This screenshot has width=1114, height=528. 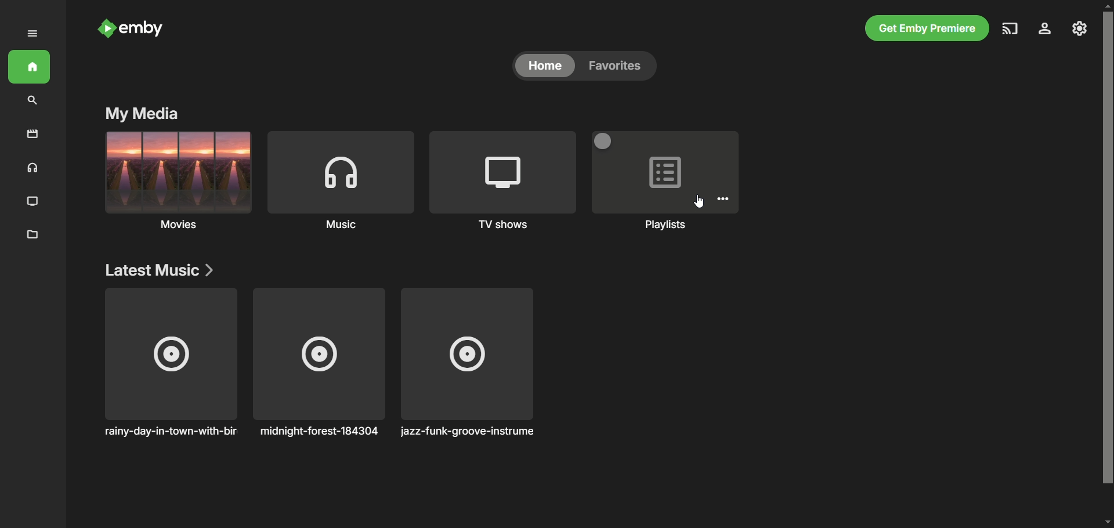 I want to click on Music album, so click(x=169, y=363).